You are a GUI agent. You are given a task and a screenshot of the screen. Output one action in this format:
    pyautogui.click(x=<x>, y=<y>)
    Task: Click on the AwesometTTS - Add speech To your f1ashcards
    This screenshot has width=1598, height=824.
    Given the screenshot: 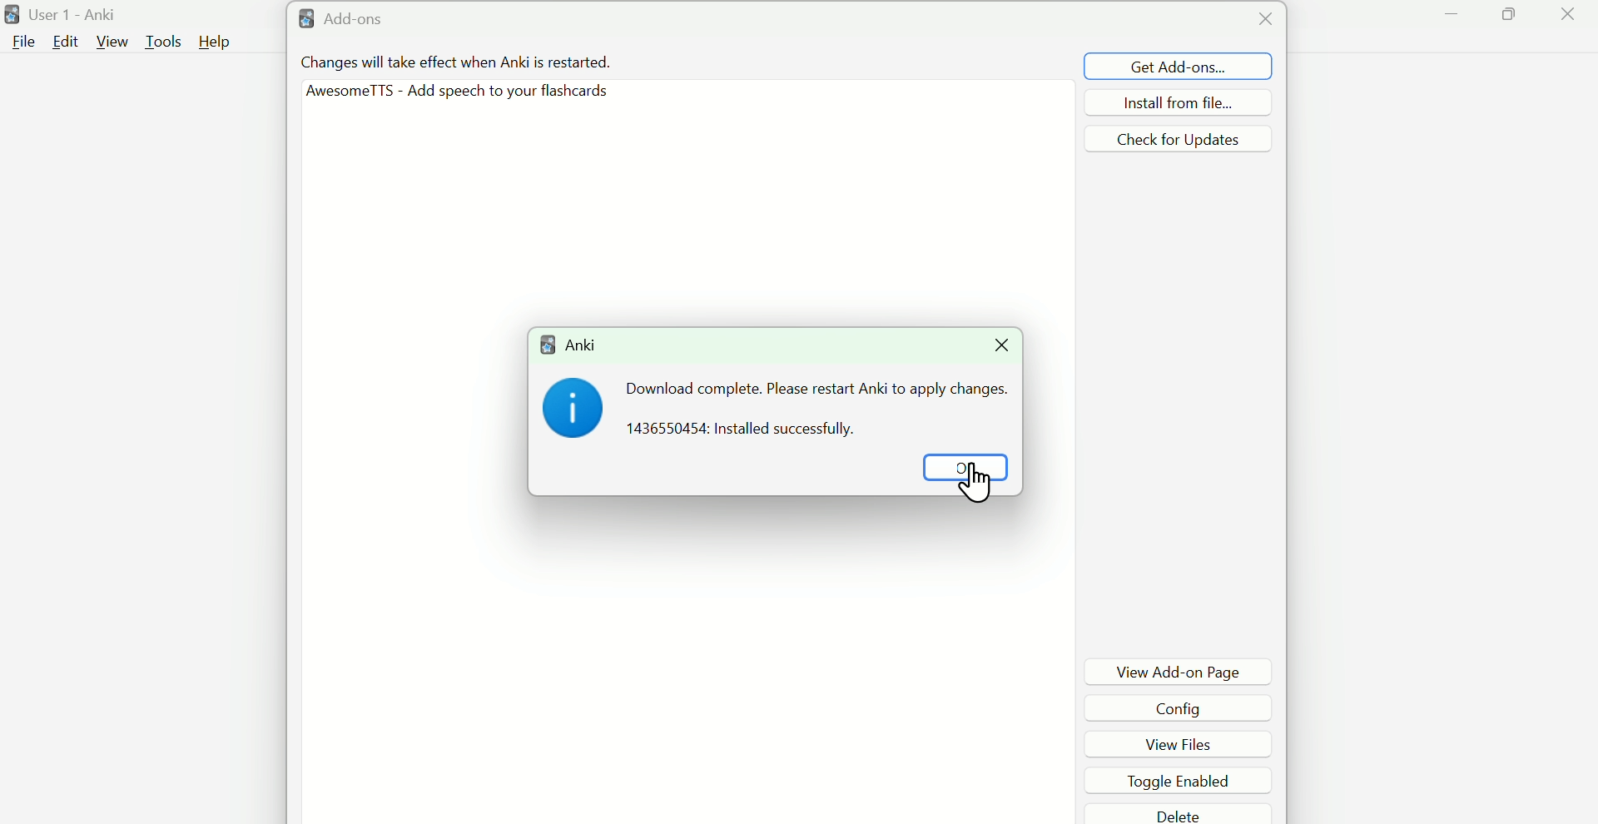 What is the action you would take?
    pyautogui.click(x=459, y=90)
    